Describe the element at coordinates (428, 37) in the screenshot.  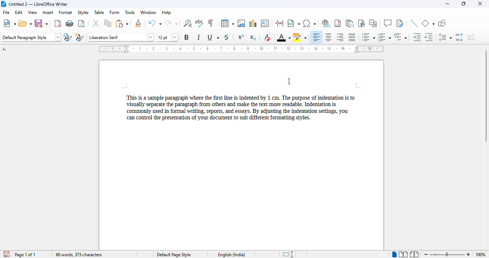
I see `decrease indent` at that location.